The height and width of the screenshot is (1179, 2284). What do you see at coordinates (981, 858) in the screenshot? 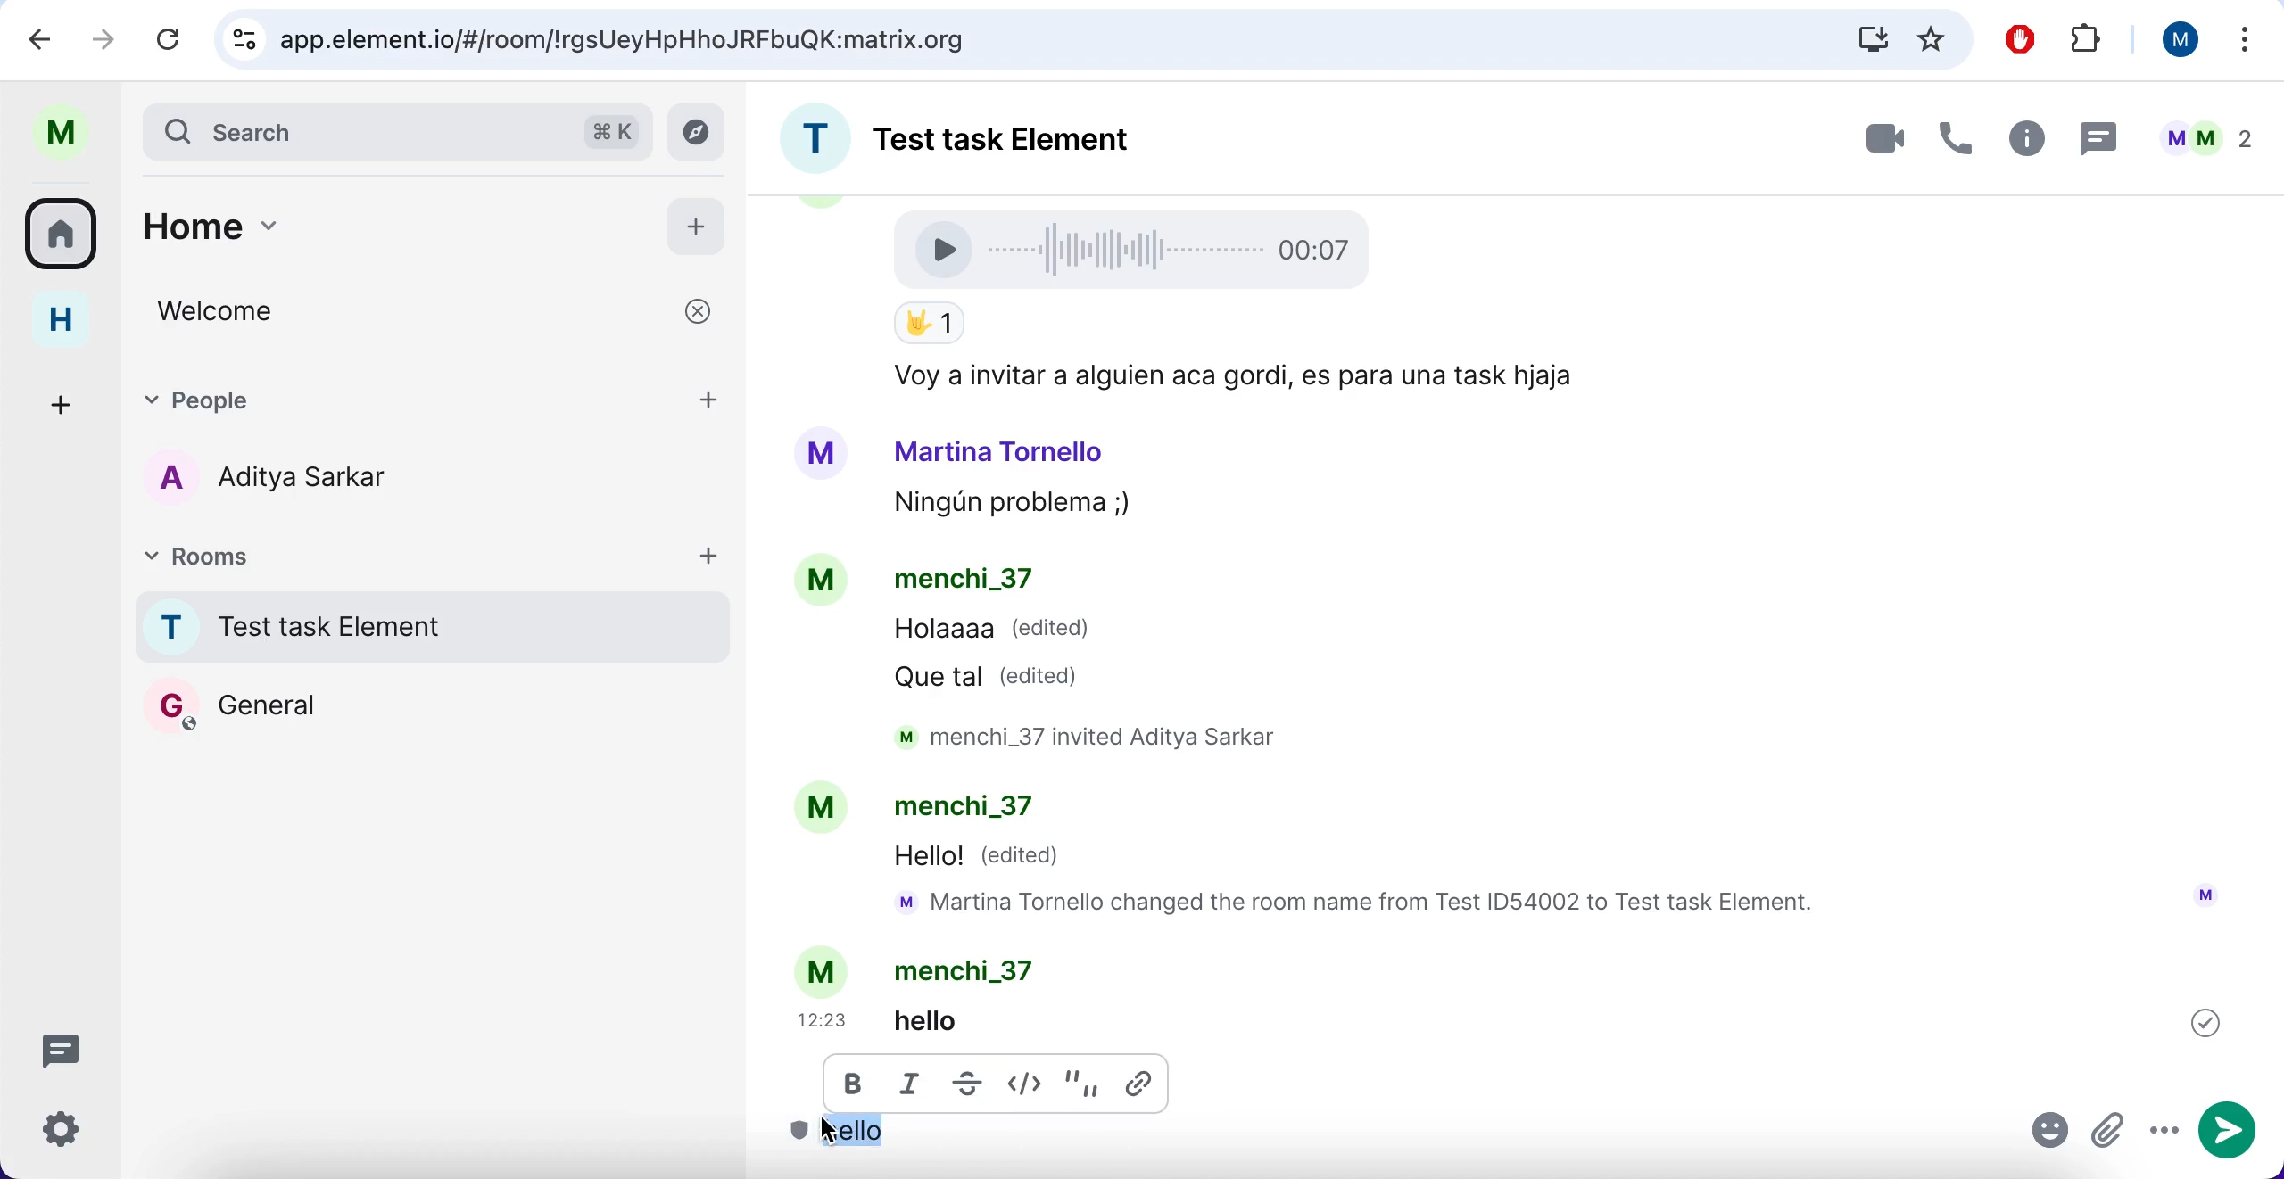
I see `Hello! (edited)` at bounding box center [981, 858].